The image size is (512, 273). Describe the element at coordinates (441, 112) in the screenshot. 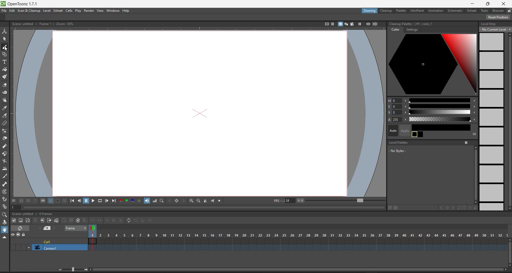

I see `slider` at that location.